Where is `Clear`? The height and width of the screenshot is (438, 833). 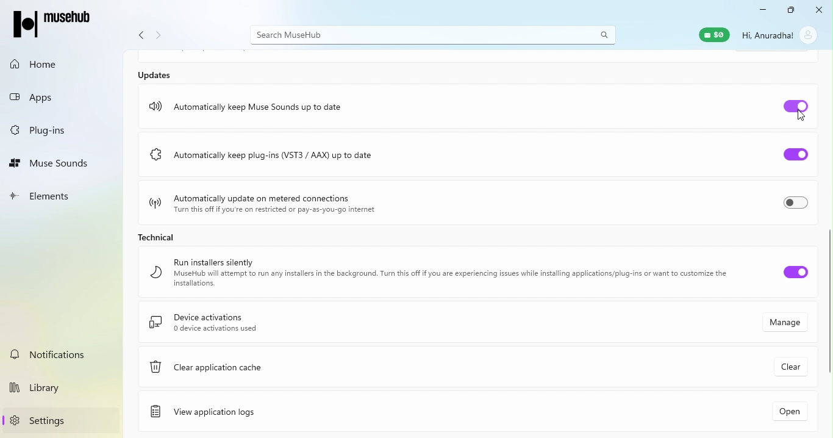
Clear is located at coordinates (793, 367).